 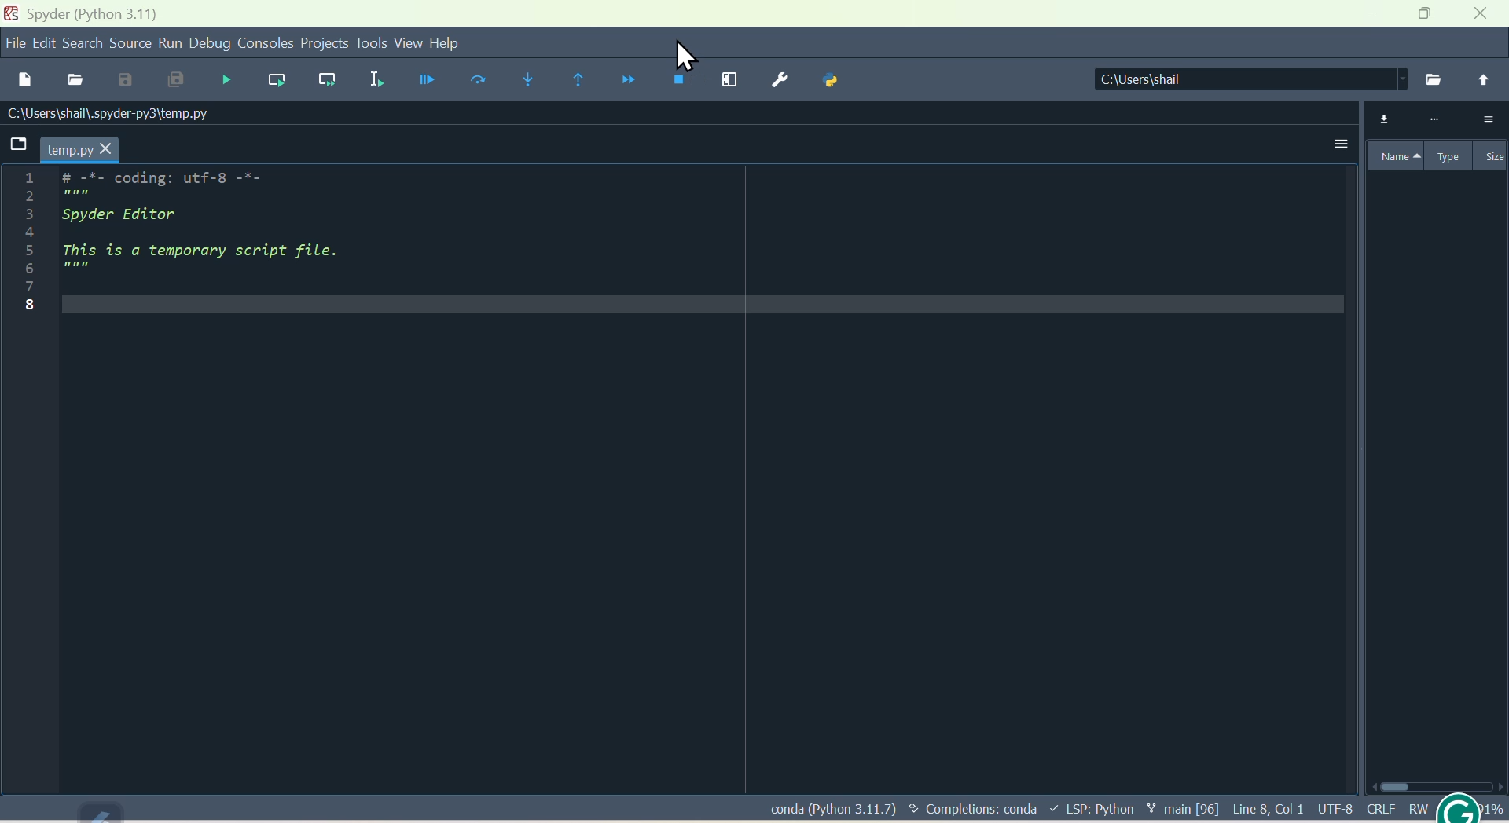 I want to click on cursor, so click(x=685, y=53).